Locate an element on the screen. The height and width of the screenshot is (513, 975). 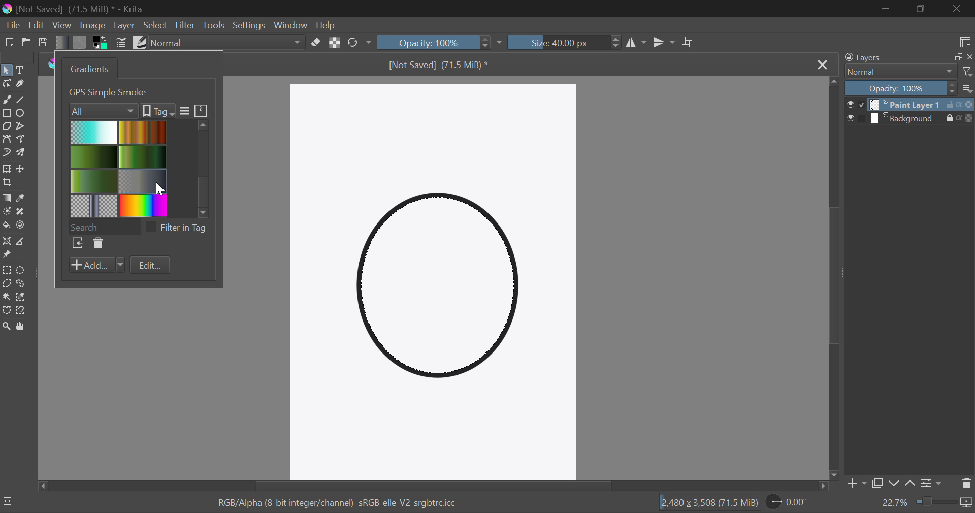
layer 2 is located at coordinates (906, 119).